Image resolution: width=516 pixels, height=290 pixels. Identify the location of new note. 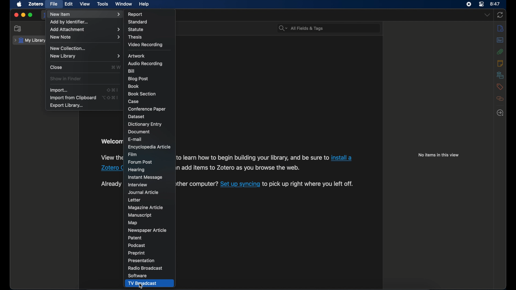
(85, 37).